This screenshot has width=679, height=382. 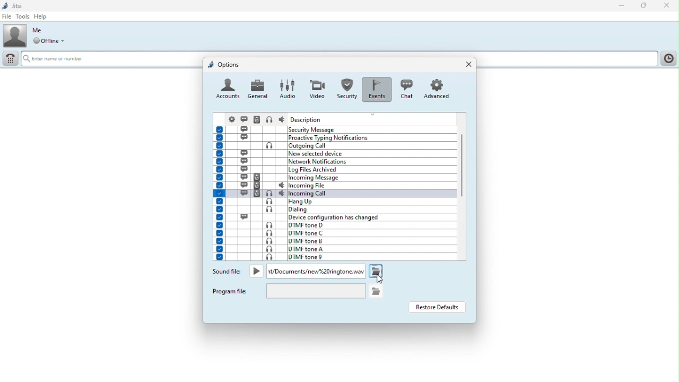 I want to click on Play button, so click(x=257, y=271).